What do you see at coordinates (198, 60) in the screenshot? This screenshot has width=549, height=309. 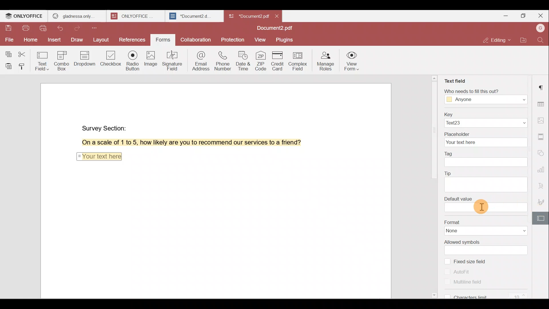 I see `Email address` at bounding box center [198, 60].